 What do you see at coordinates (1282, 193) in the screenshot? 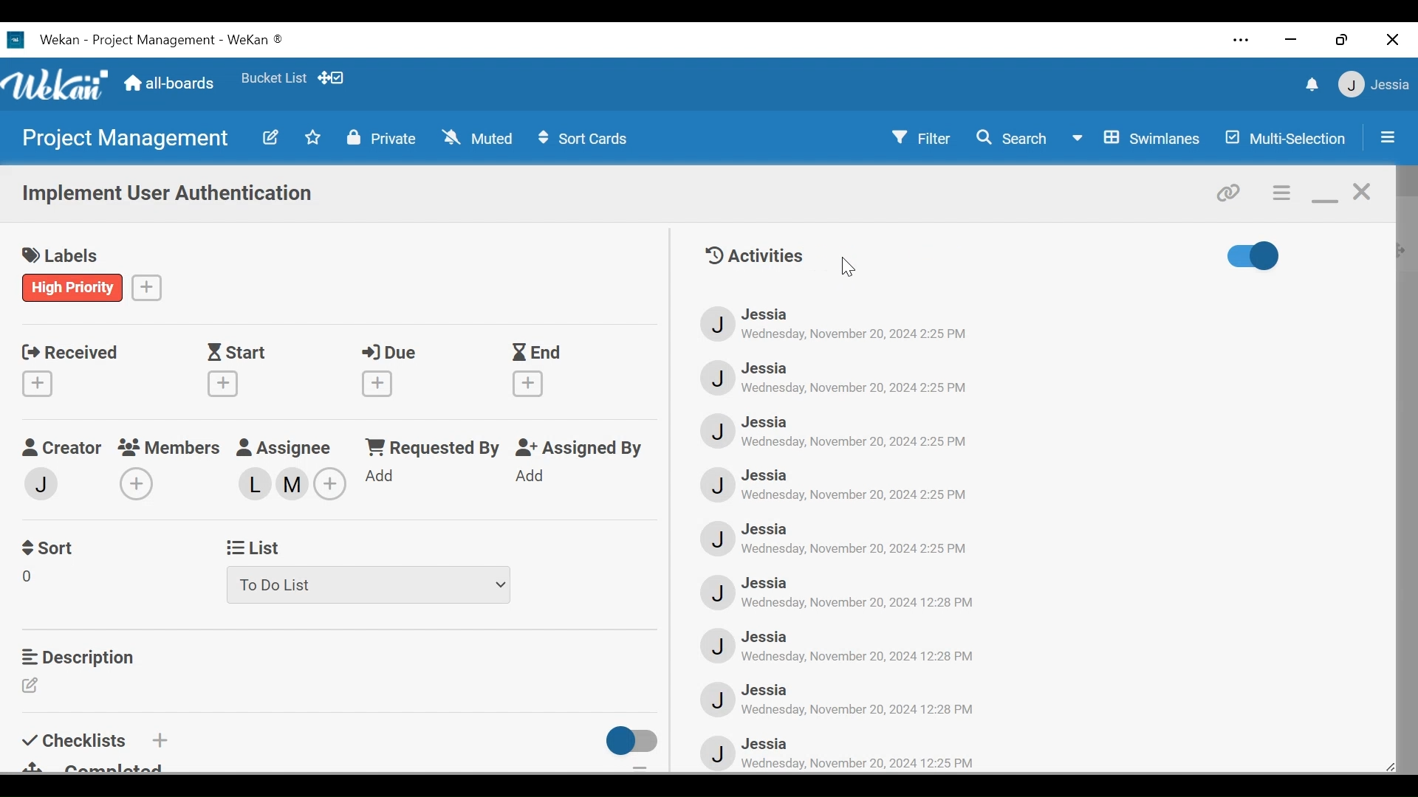
I see `c` at bounding box center [1282, 193].